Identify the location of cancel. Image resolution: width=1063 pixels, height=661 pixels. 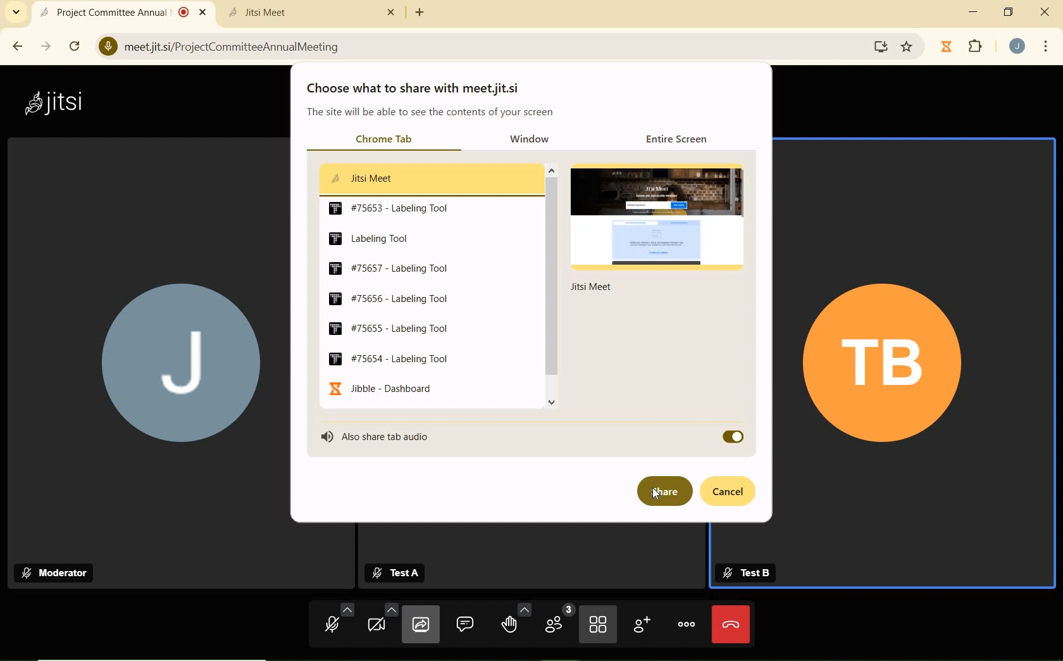
(730, 491).